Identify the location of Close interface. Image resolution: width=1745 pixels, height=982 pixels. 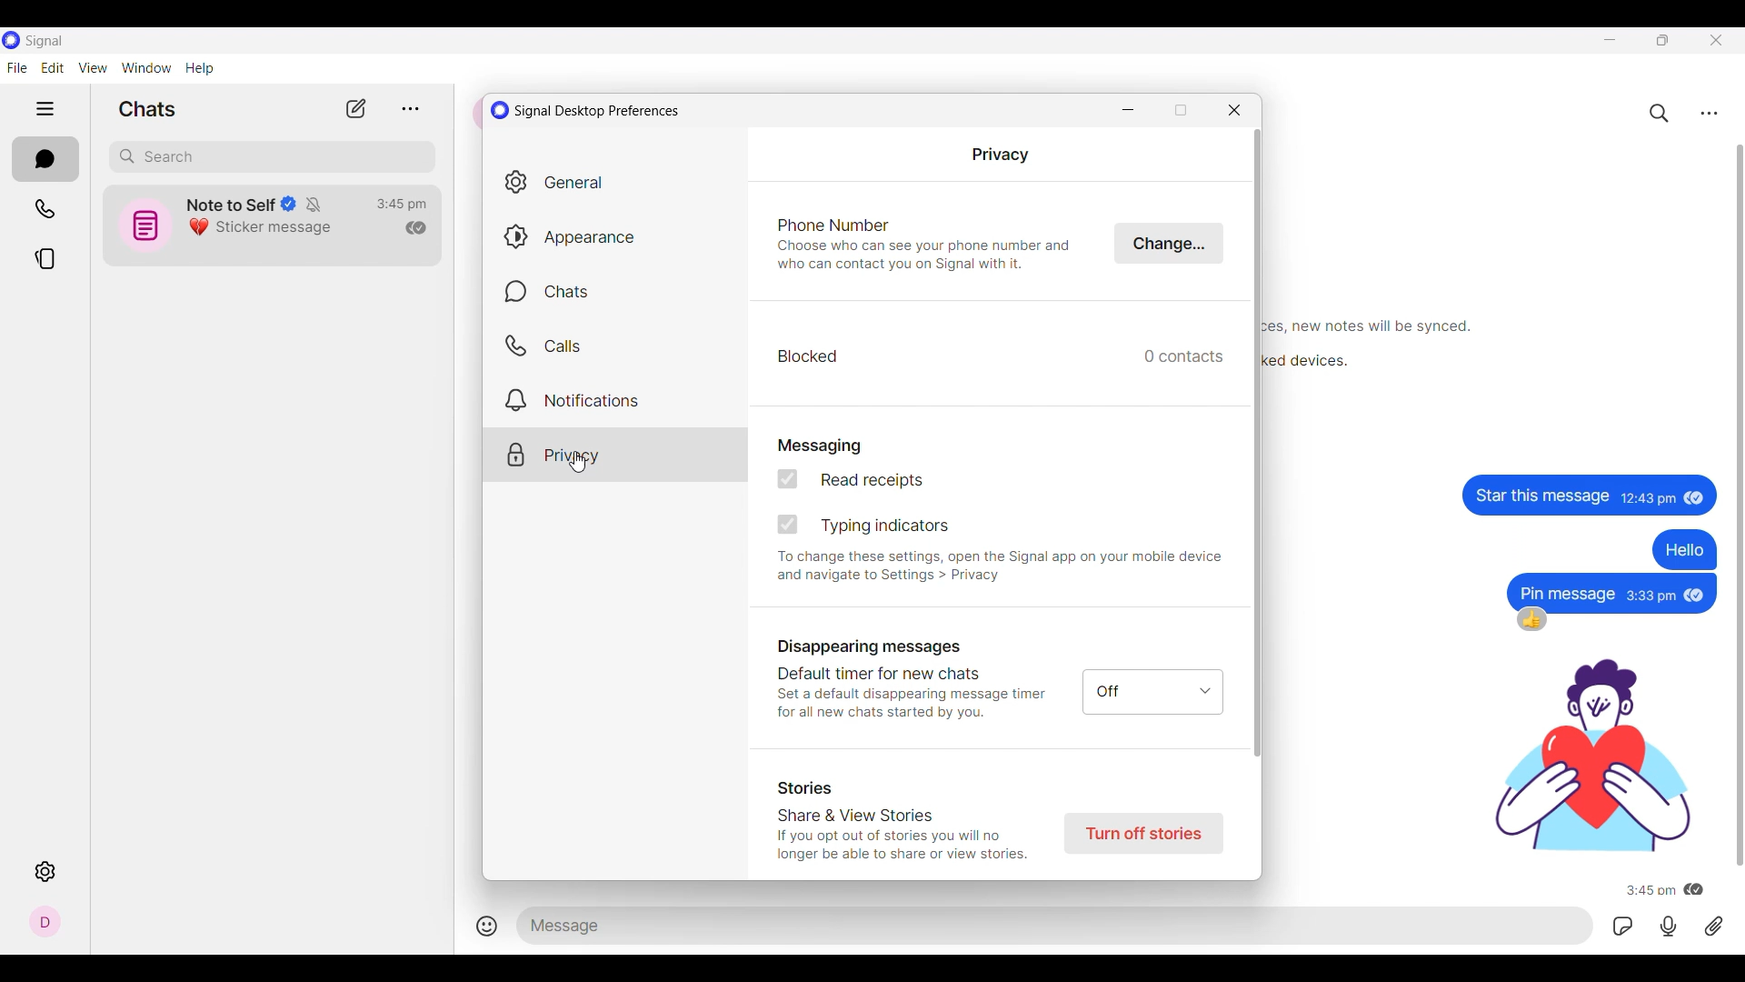
(1717, 40).